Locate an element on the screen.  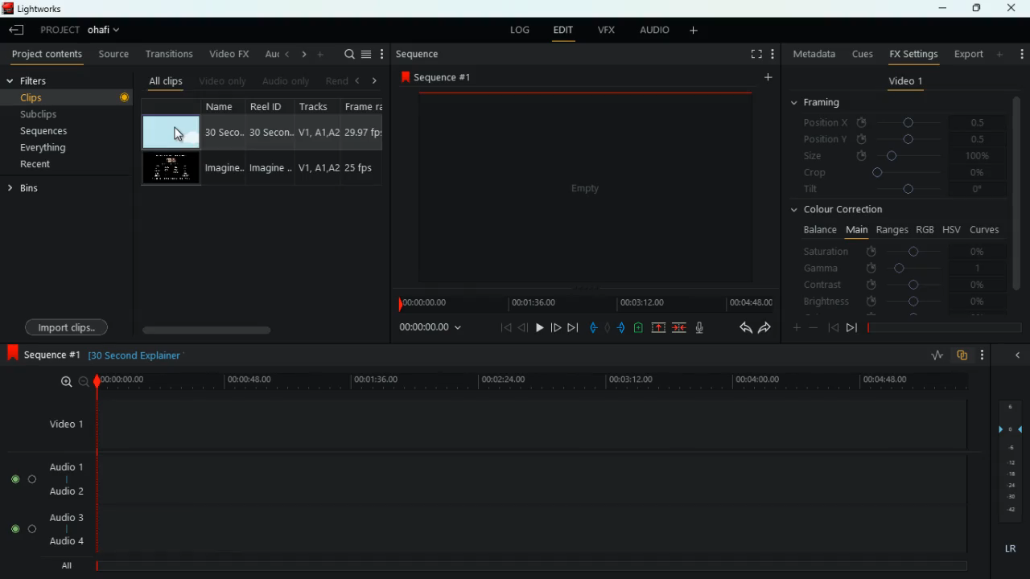
project contents is located at coordinates (48, 55).